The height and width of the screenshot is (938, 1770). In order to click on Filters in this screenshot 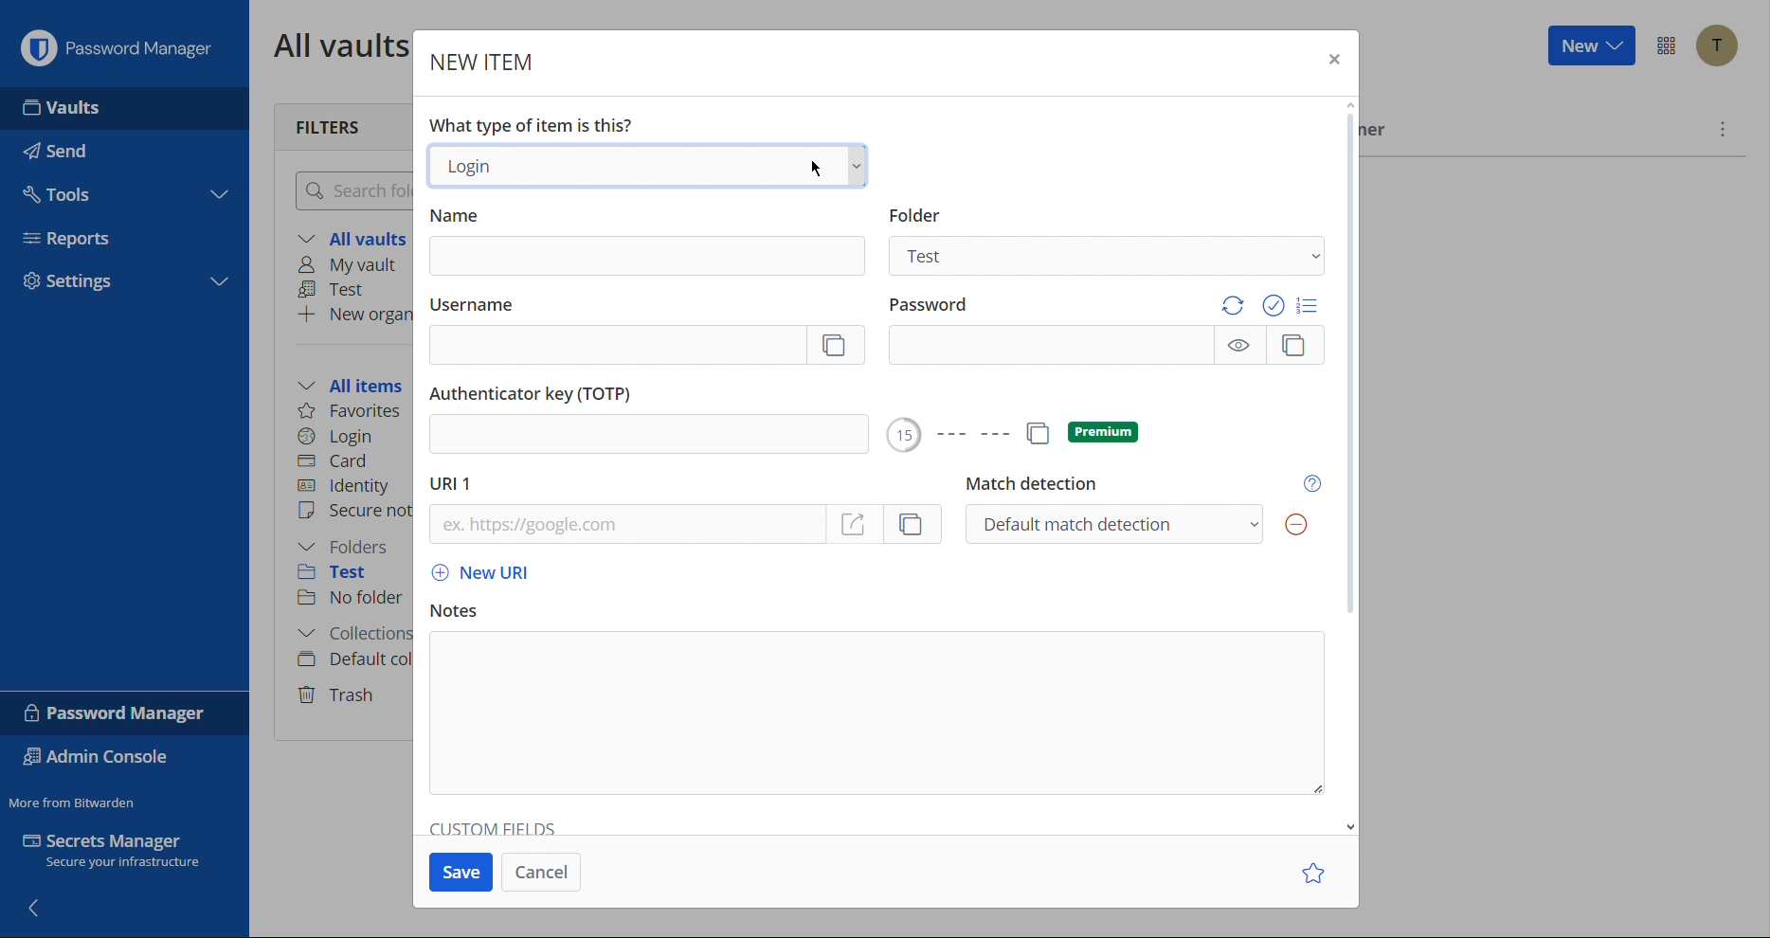, I will do `click(329, 129)`.